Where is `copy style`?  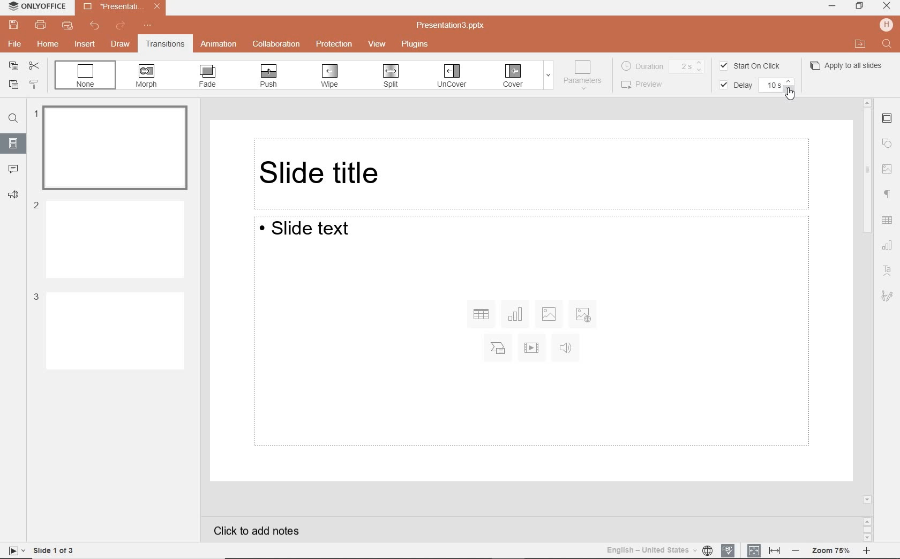
copy style is located at coordinates (33, 85).